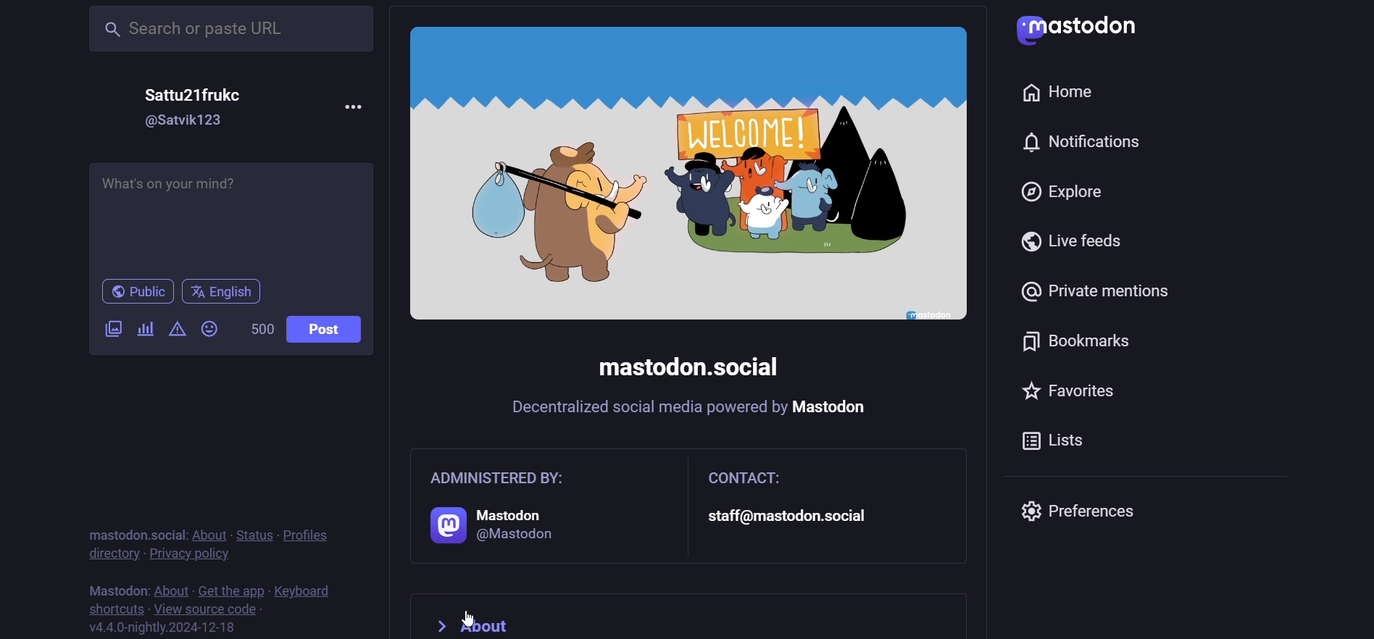  I want to click on home, so click(1059, 88).